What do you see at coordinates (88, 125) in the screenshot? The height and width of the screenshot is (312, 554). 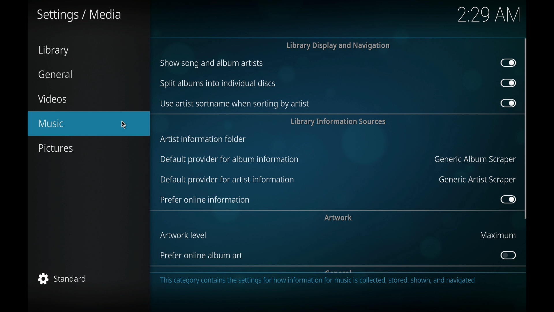 I see `music ` at bounding box center [88, 125].